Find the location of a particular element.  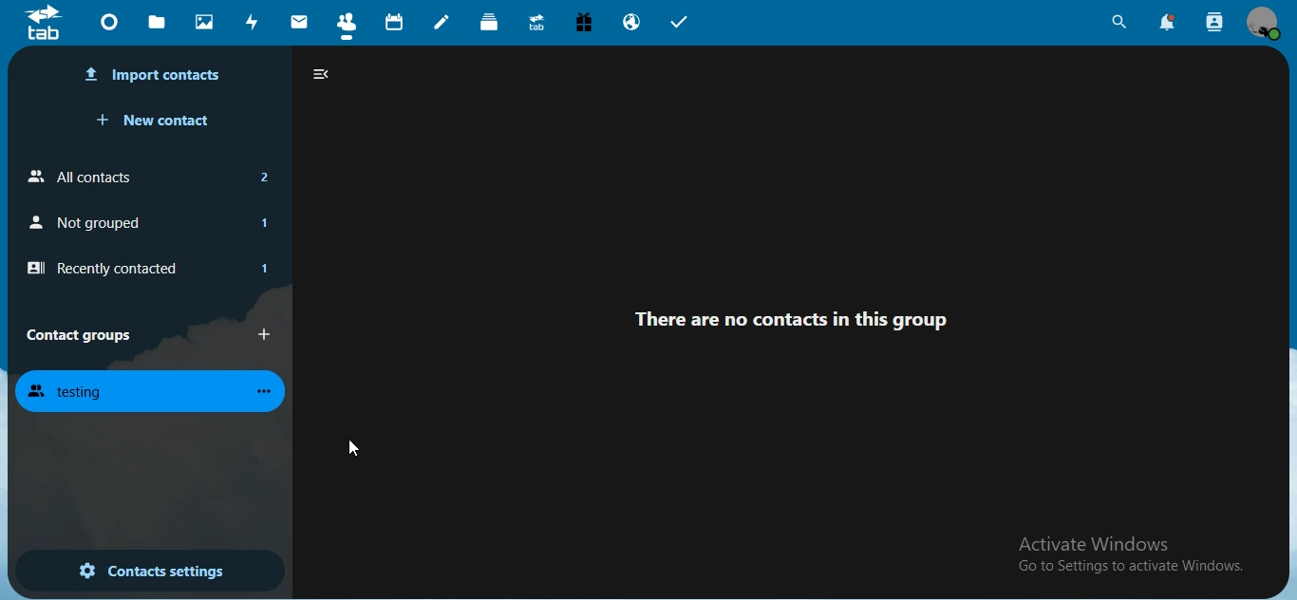

notification is located at coordinates (1169, 23).